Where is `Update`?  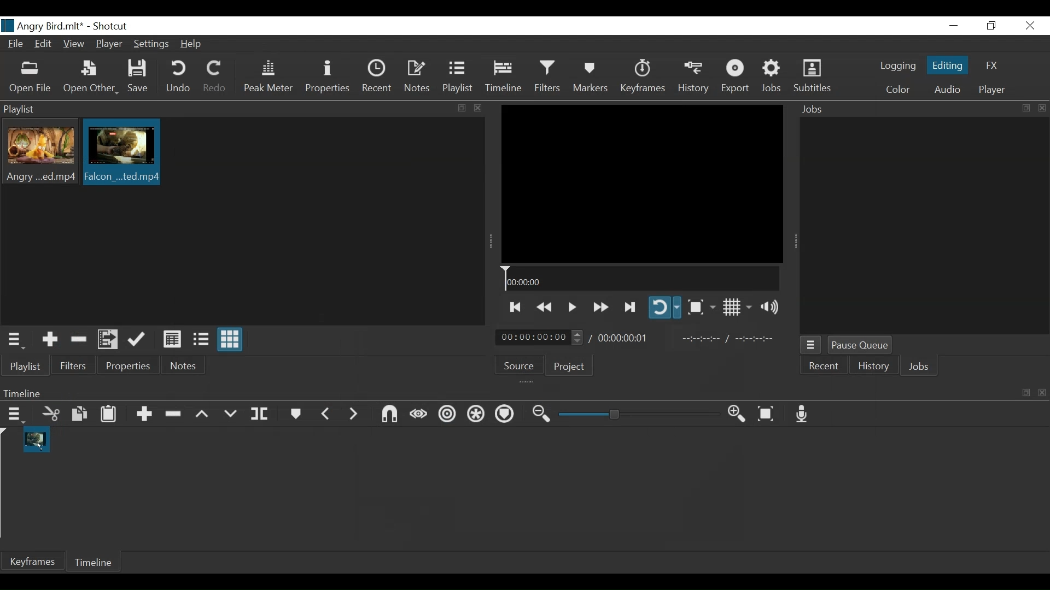 Update is located at coordinates (139, 340).